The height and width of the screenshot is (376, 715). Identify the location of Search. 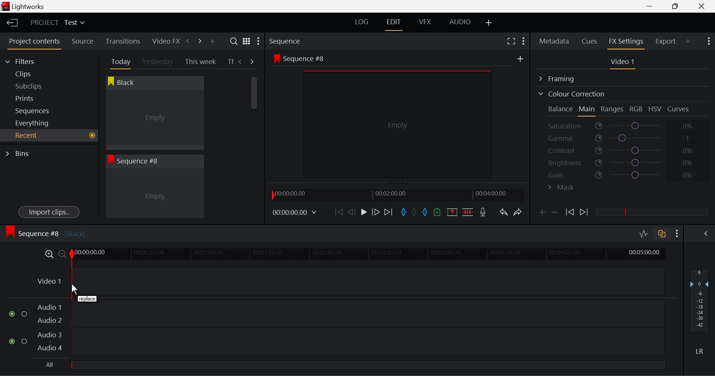
(235, 41).